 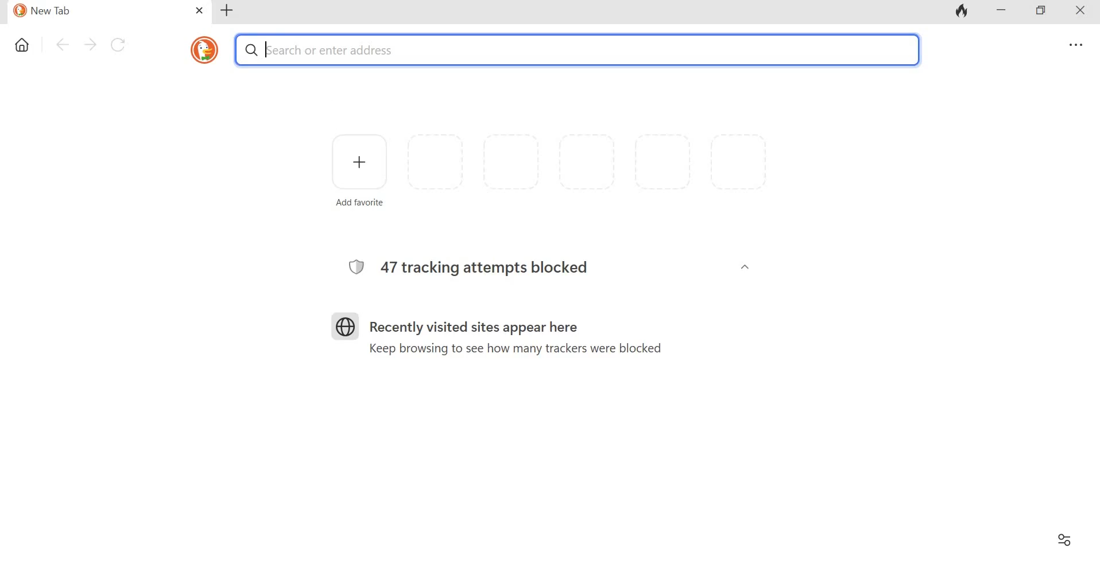 What do you see at coordinates (596, 50) in the screenshot?
I see `Search or enter address` at bounding box center [596, 50].